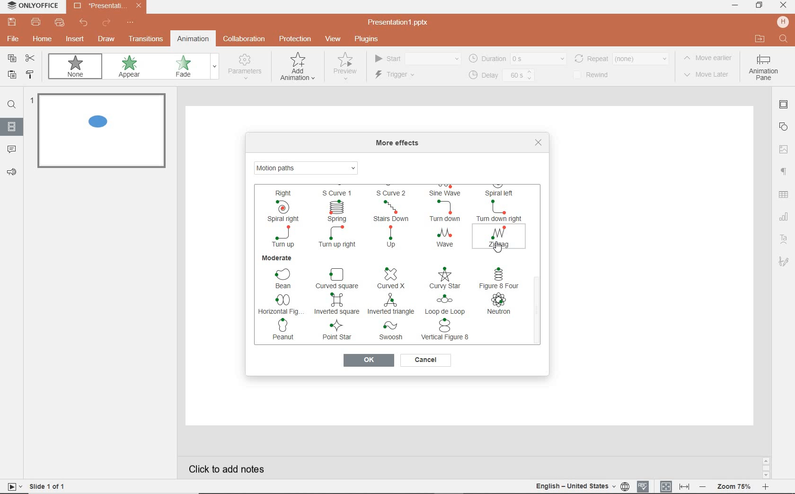  I want to click on start, so click(416, 59).